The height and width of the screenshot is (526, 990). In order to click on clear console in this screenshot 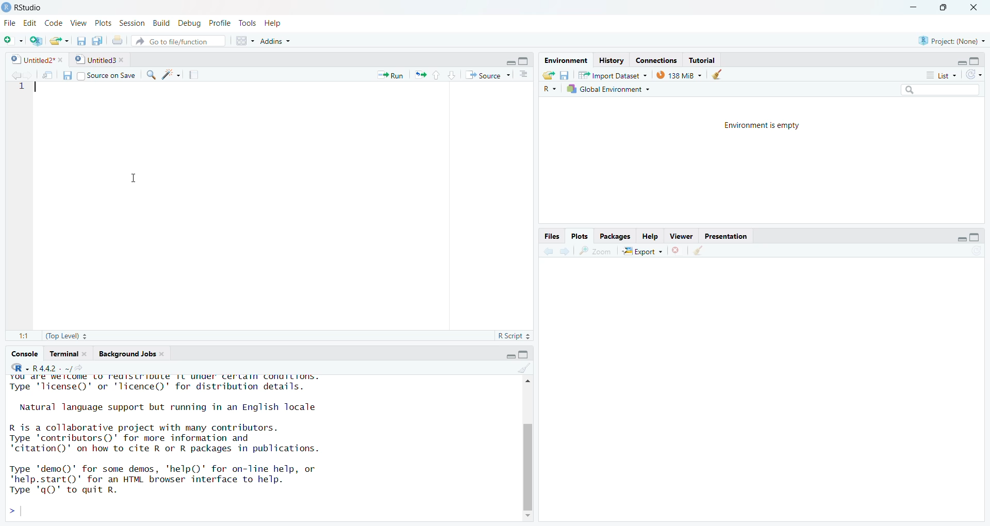, I will do `click(518, 368)`.